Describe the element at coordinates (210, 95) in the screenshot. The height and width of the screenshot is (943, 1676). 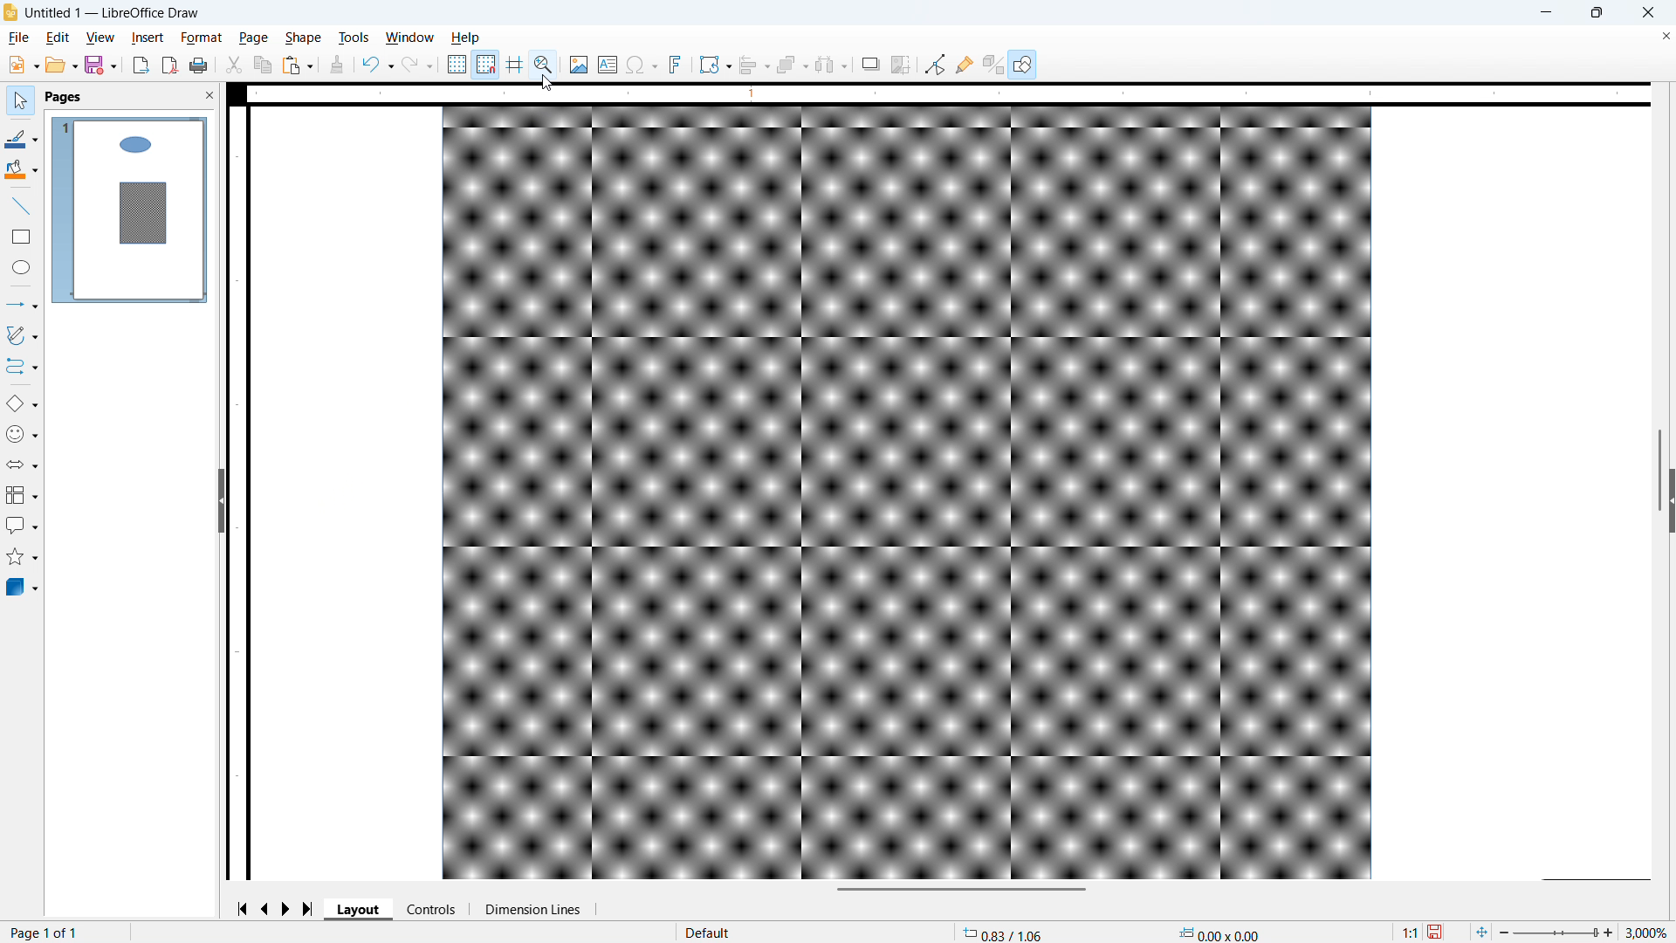
I see `Close panel ` at that location.